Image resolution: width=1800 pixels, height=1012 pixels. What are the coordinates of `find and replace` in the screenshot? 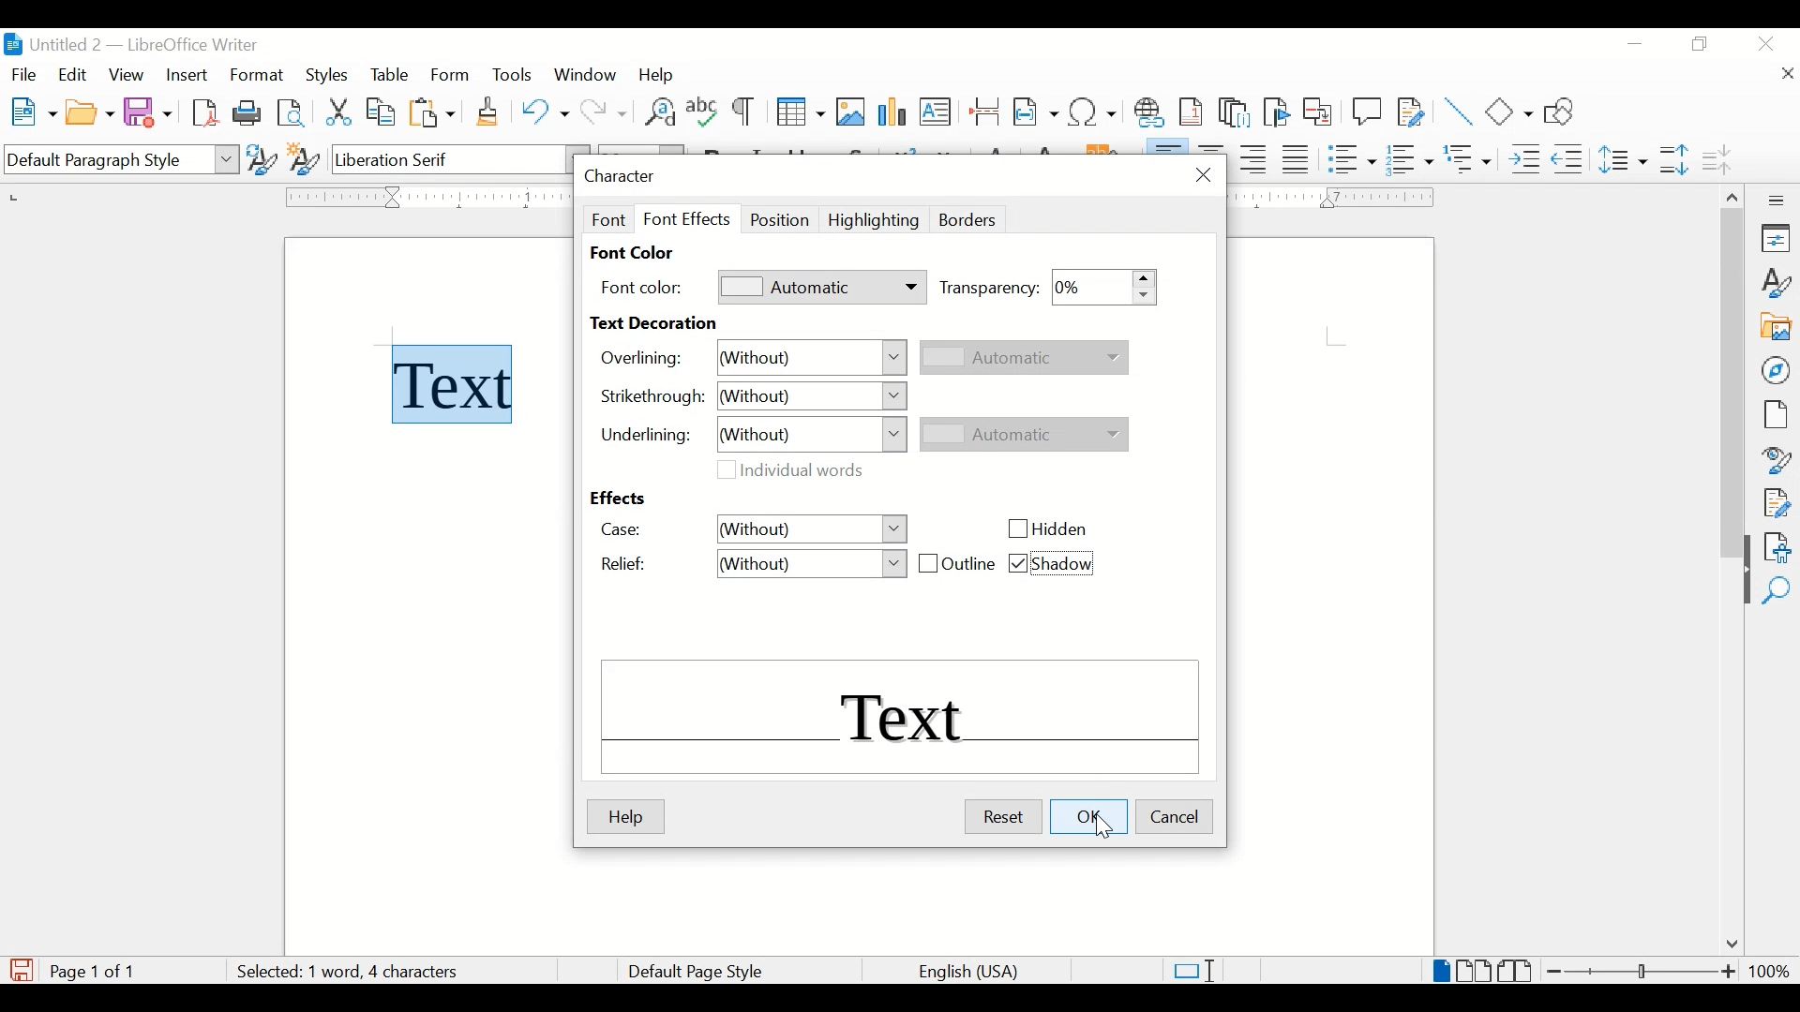 It's located at (658, 112).